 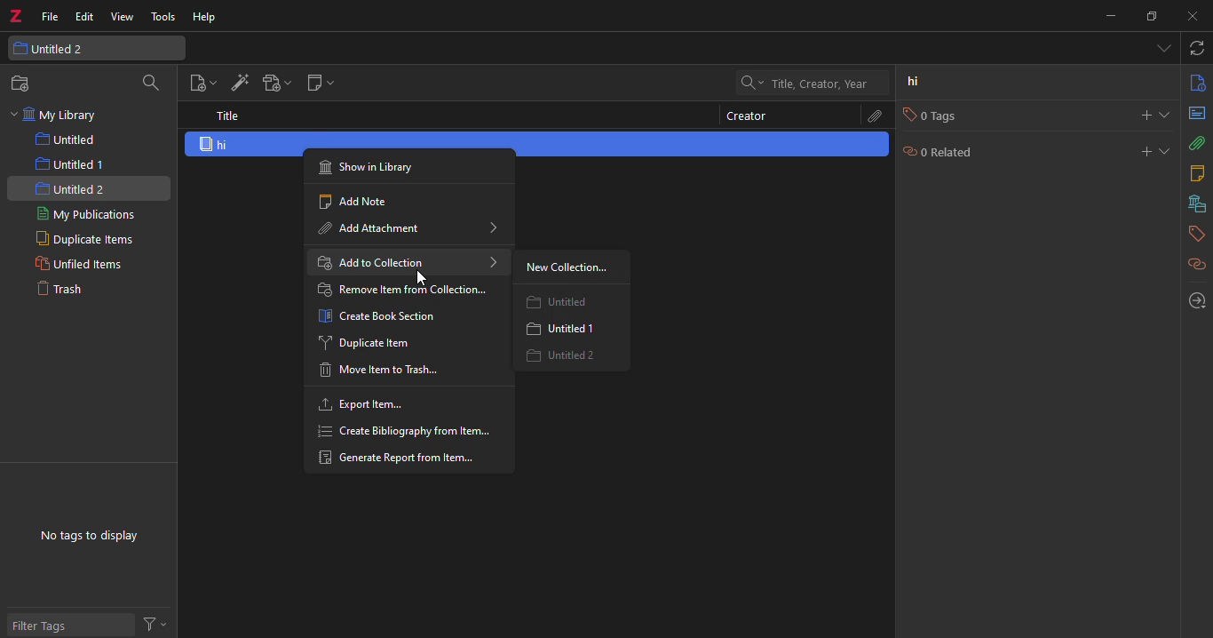 What do you see at coordinates (420, 277) in the screenshot?
I see `cursor` at bounding box center [420, 277].